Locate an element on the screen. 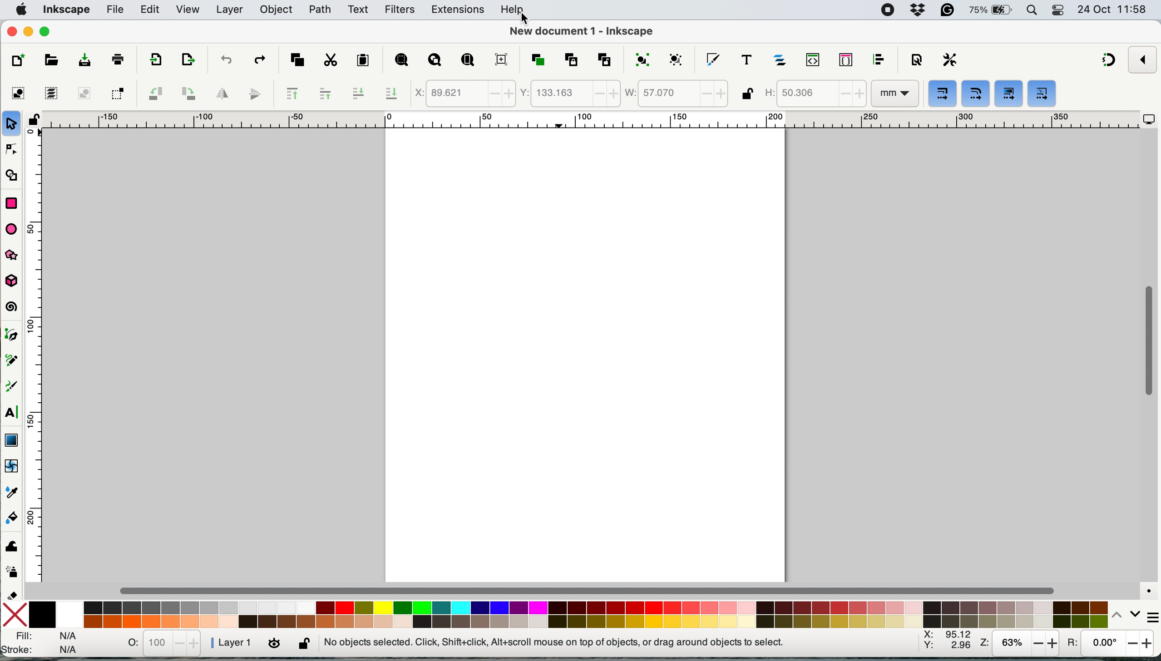 This screenshot has height=661, width=1161. flip horizontally is located at coordinates (219, 93).